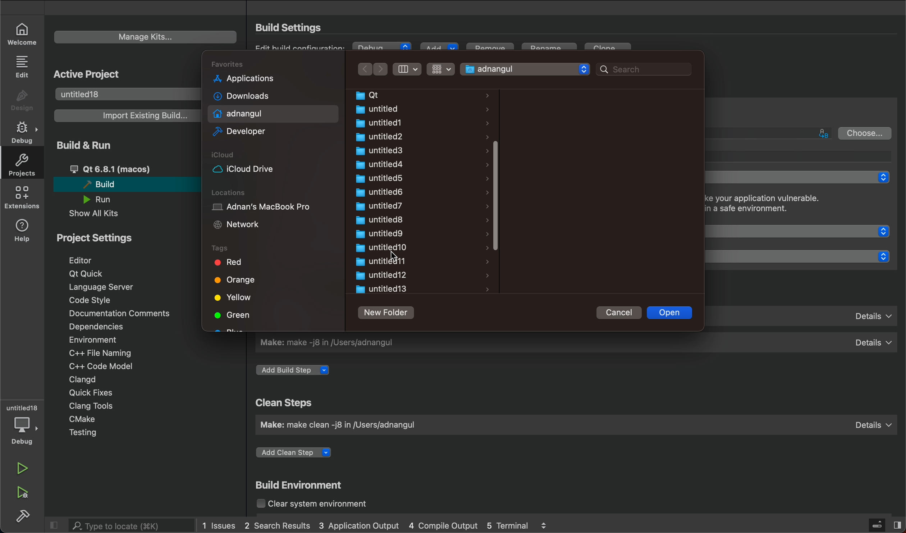 The width and height of the screenshot is (906, 533). Describe the element at coordinates (22, 405) in the screenshot. I see `untitled` at that location.